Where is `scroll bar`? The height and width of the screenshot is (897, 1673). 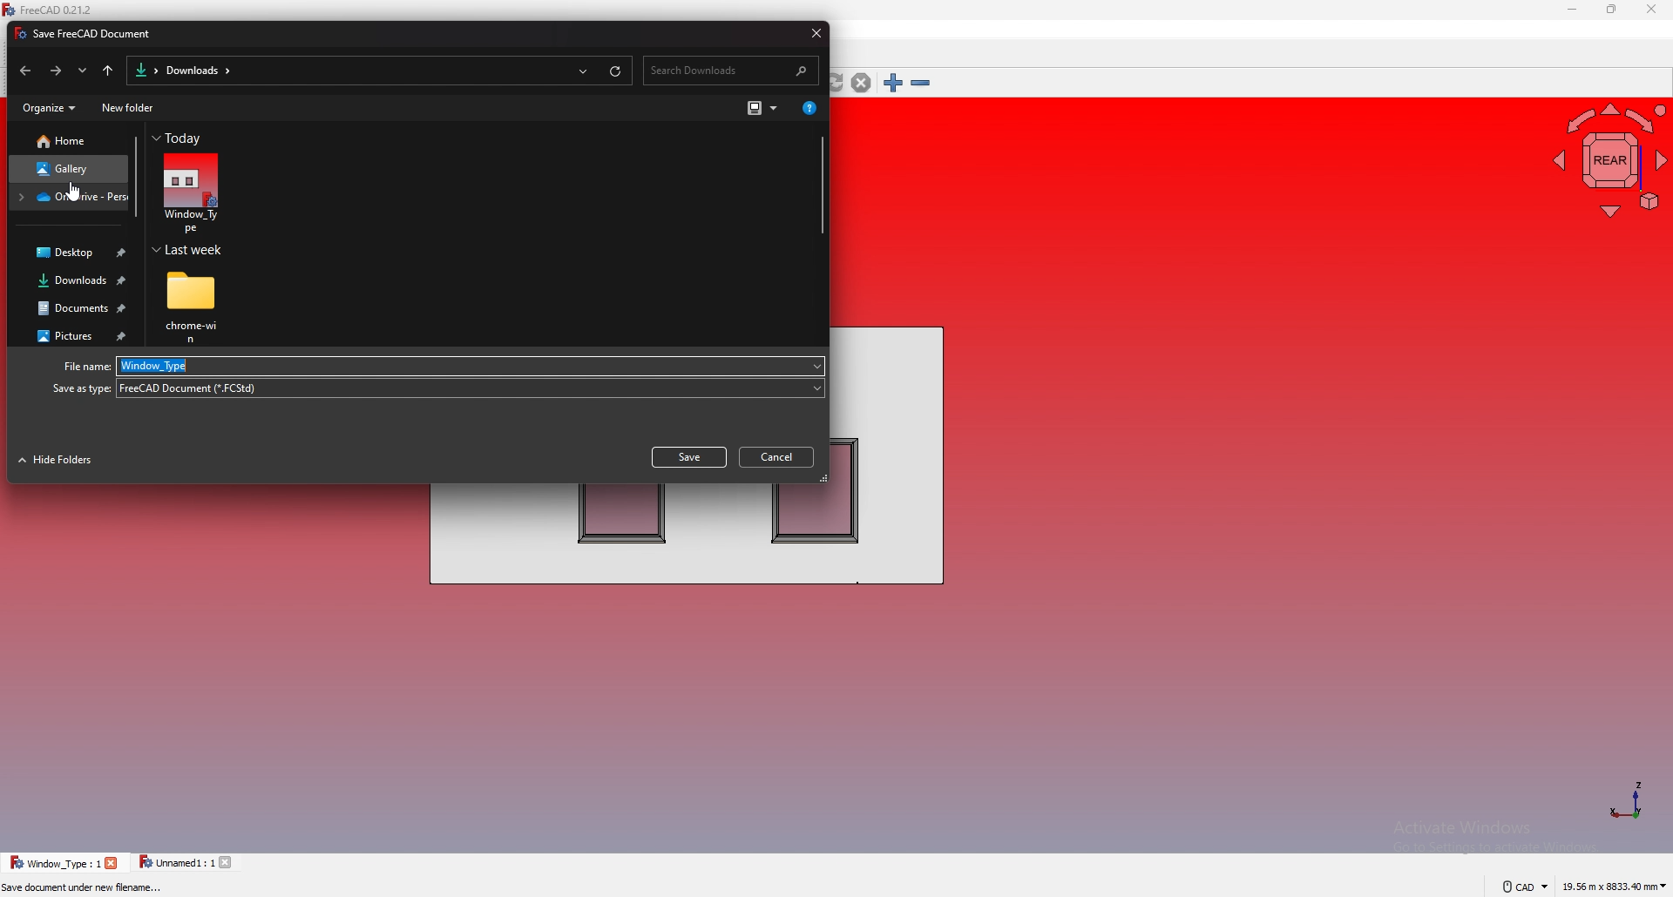
scroll bar is located at coordinates (135, 179).